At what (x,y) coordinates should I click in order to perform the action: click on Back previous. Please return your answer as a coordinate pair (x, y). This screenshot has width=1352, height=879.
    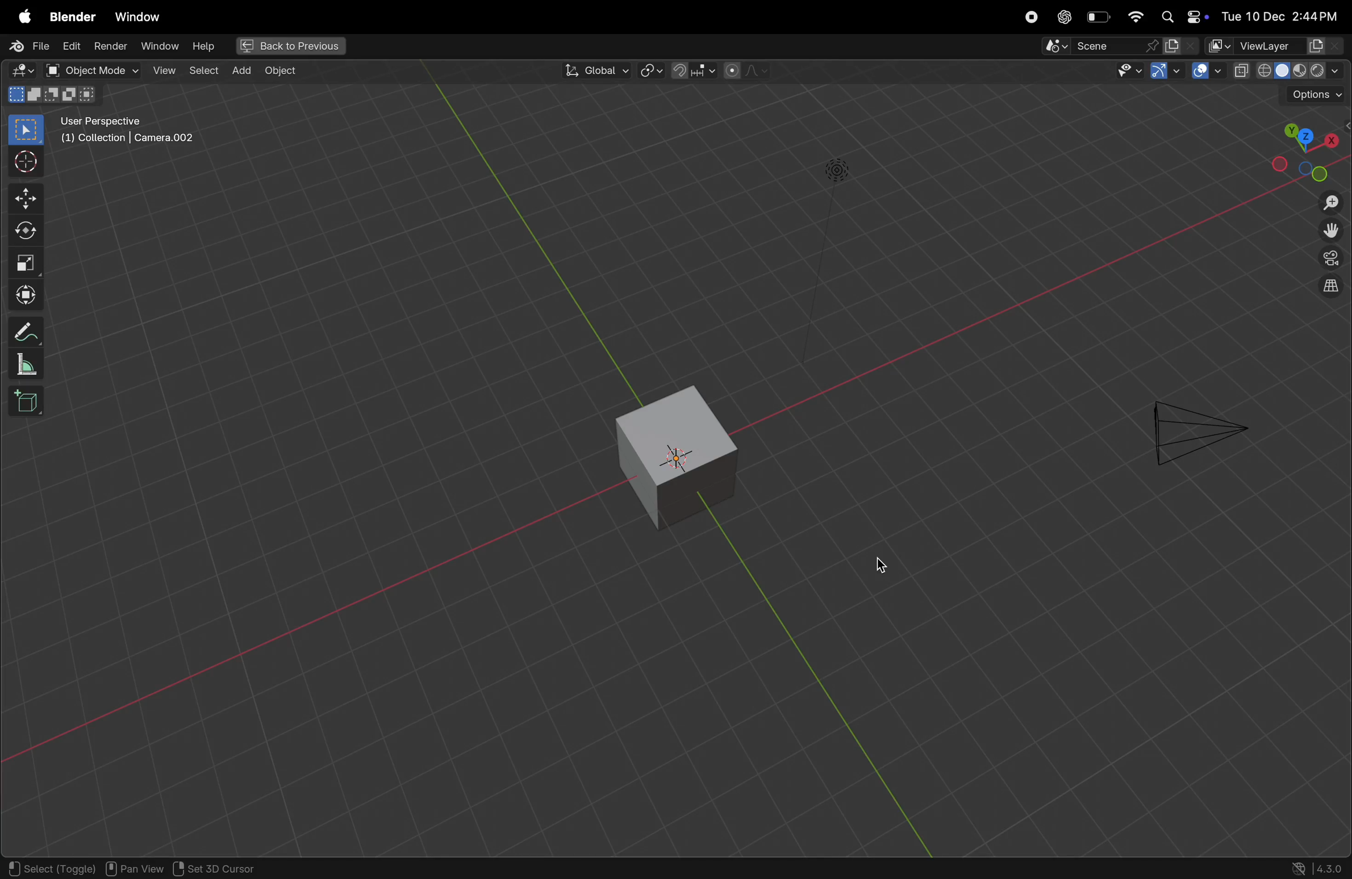
    Looking at the image, I should click on (291, 47).